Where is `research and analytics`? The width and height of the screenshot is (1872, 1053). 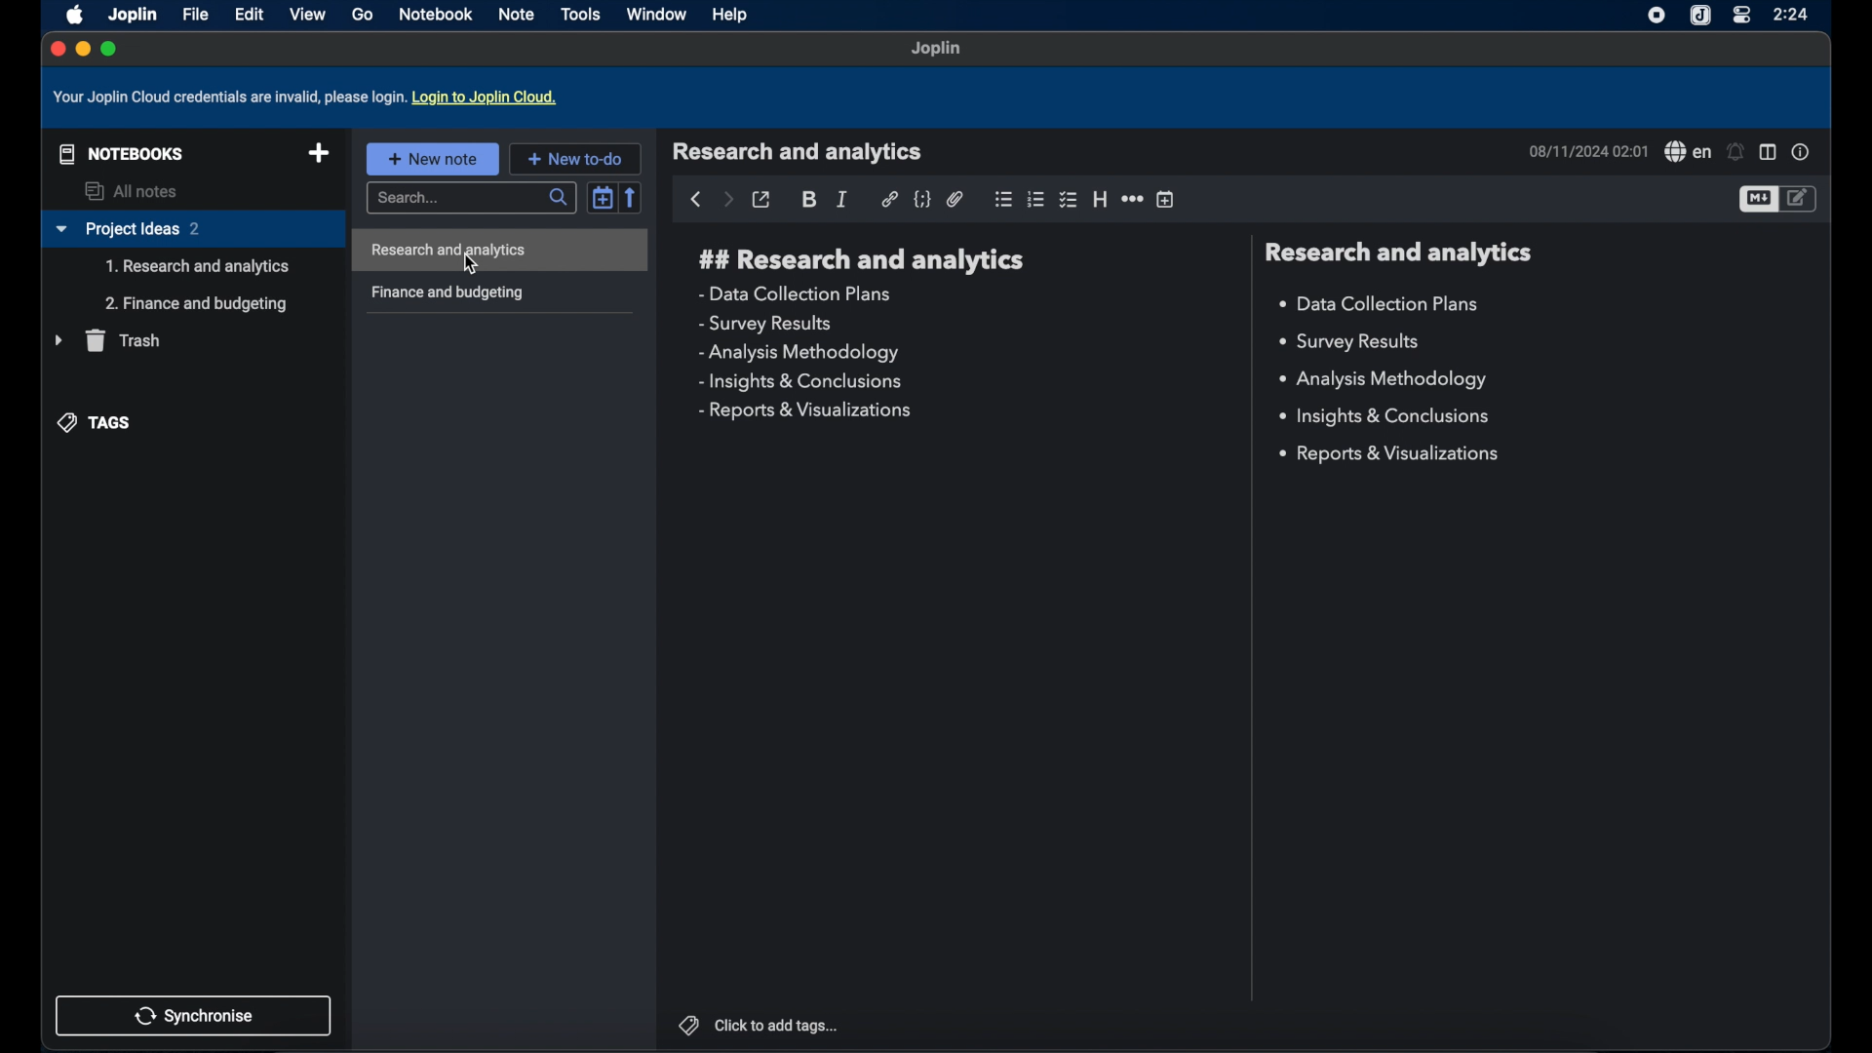
research and analytics is located at coordinates (862, 260).